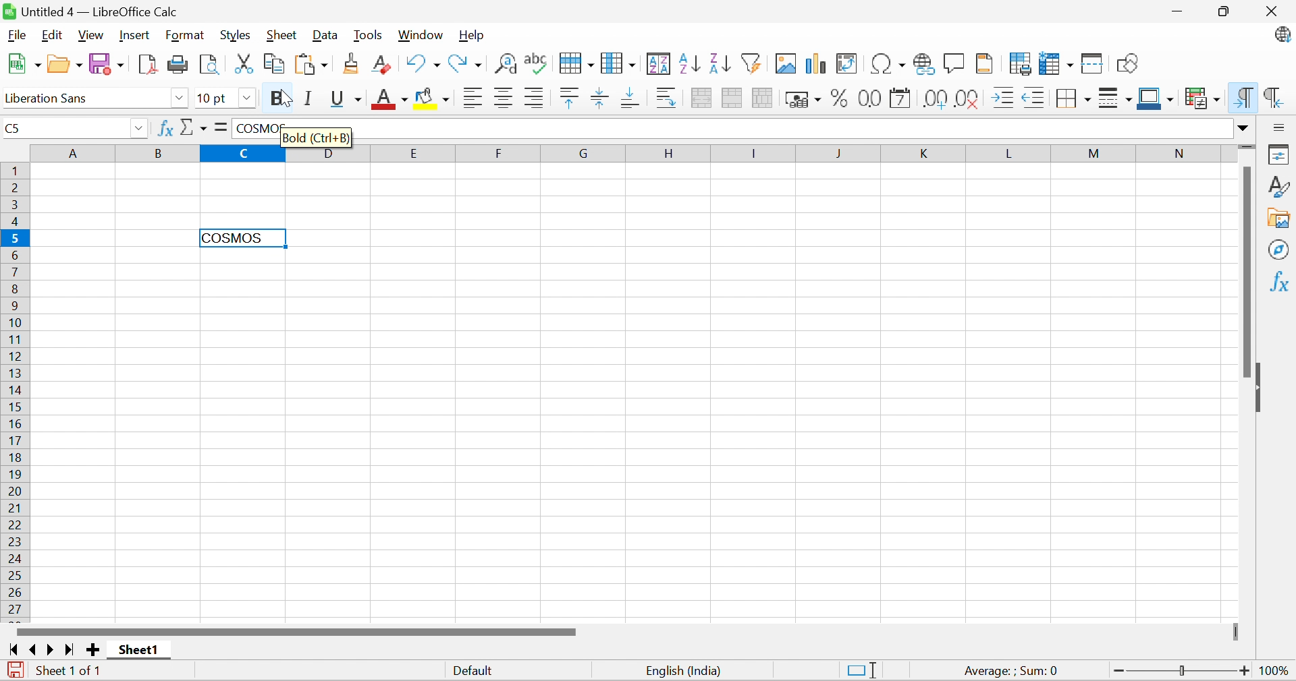  What do you see at coordinates (534, 61) in the screenshot?
I see `Spelling` at bounding box center [534, 61].